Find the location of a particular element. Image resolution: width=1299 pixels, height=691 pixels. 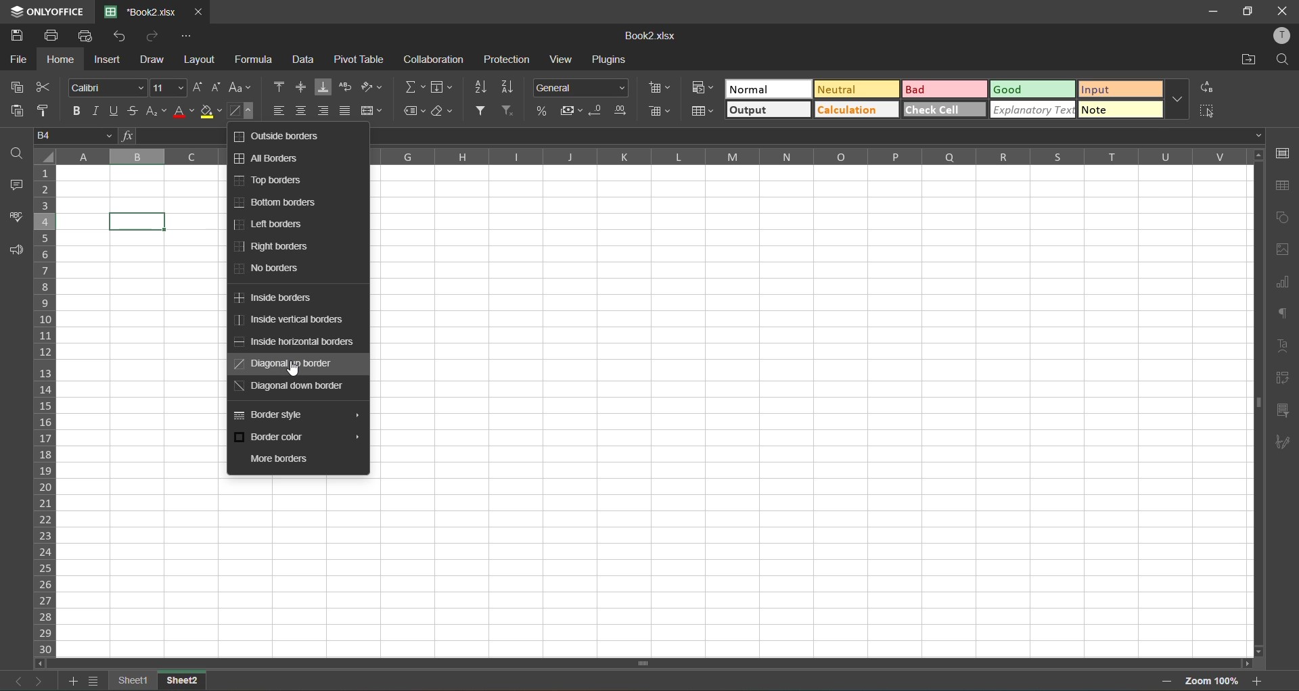

save is located at coordinates (16, 37).